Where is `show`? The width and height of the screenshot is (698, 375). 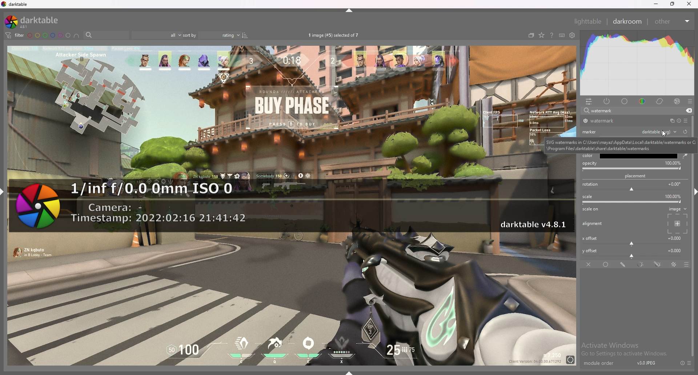 show is located at coordinates (352, 371).